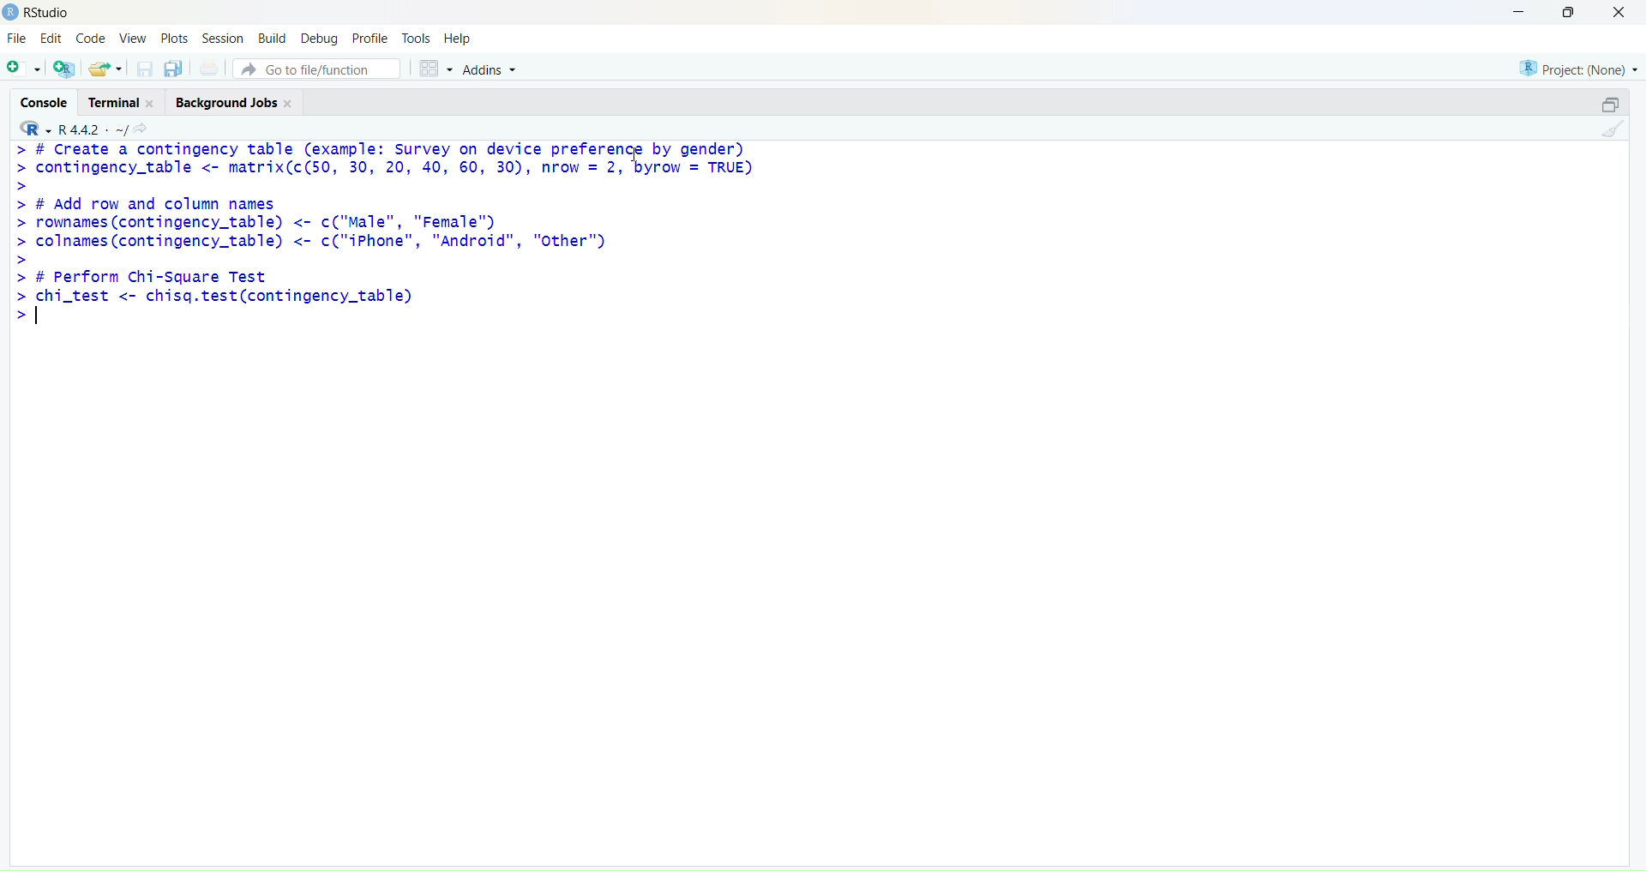 Image resolution: width=1646 pixels, height=871 pixels. What do you see at coordinates (226, 104) in the screenshot?
I see `Background jobs` at bounding box center [226, 104].